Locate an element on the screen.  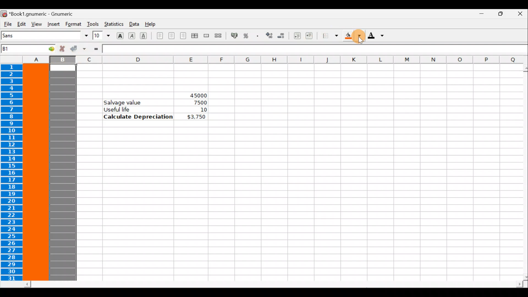
Formula bar is located at coordinates (315, 49).